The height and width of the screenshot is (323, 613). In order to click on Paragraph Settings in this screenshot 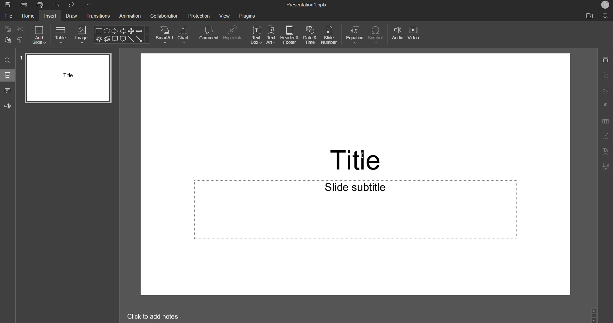, I will do `click(605, 106)`.